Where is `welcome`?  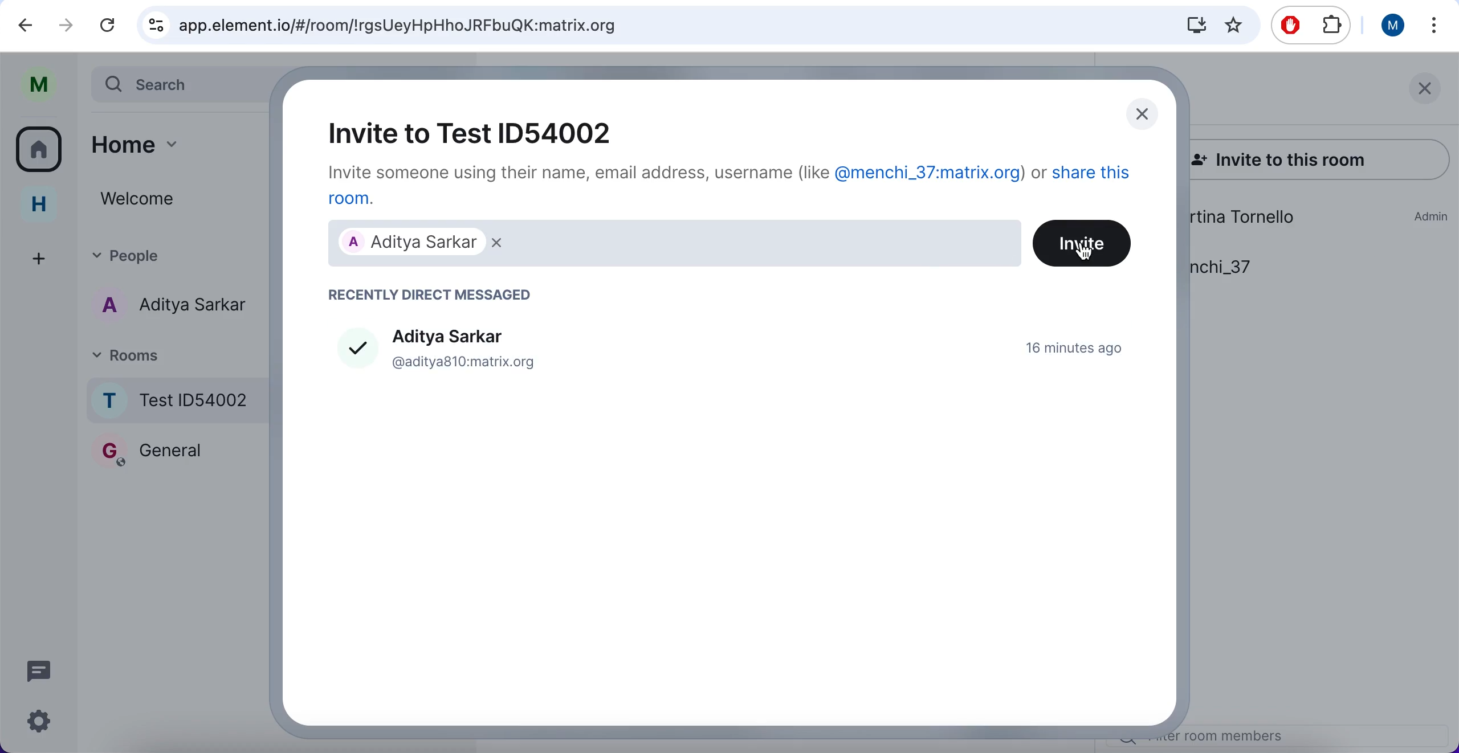
welcome is located at coordinates (179, 198).